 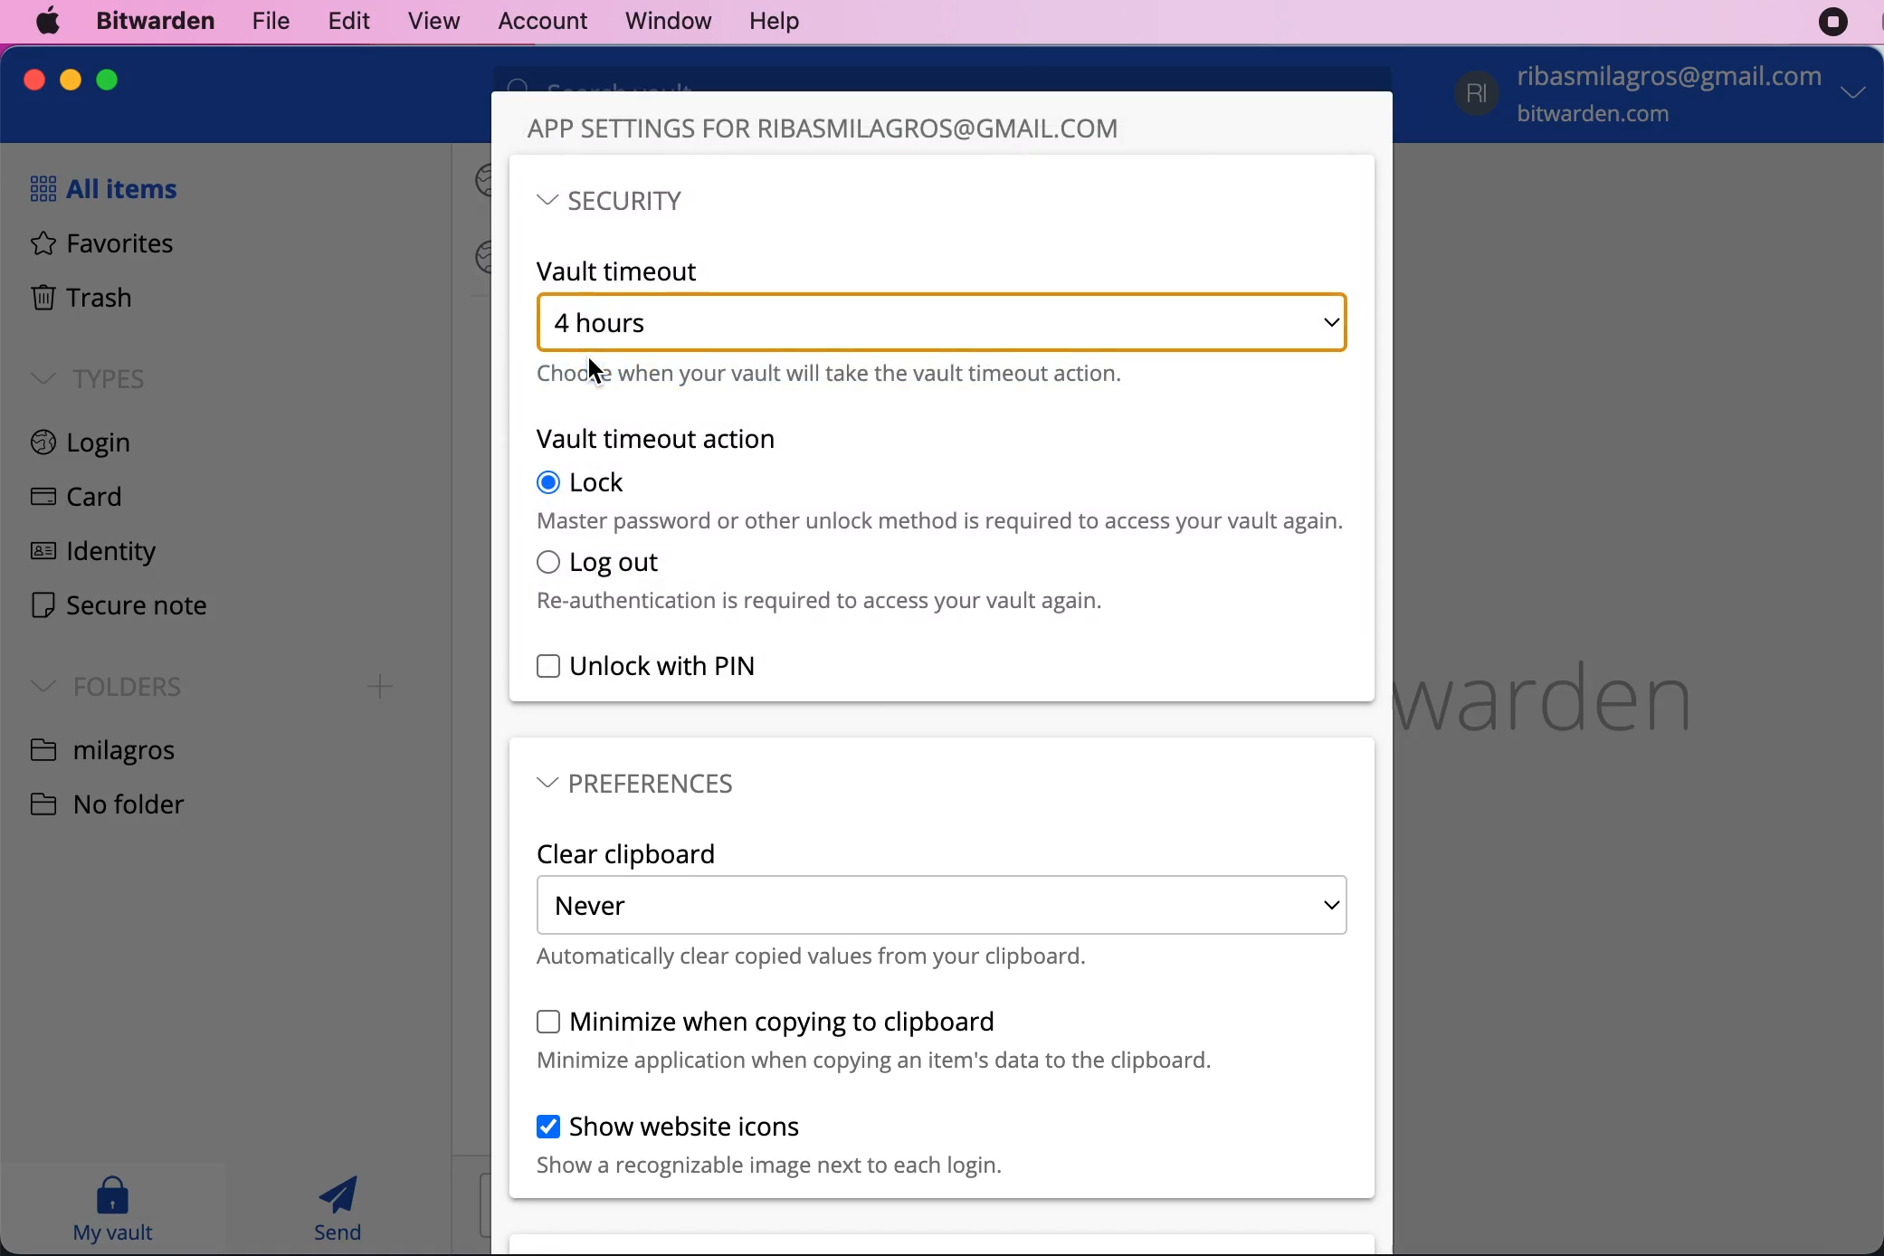 What do you see at coordinates (425, 22) in the screenshot?
I see `view` at bounding box center [425, 22].